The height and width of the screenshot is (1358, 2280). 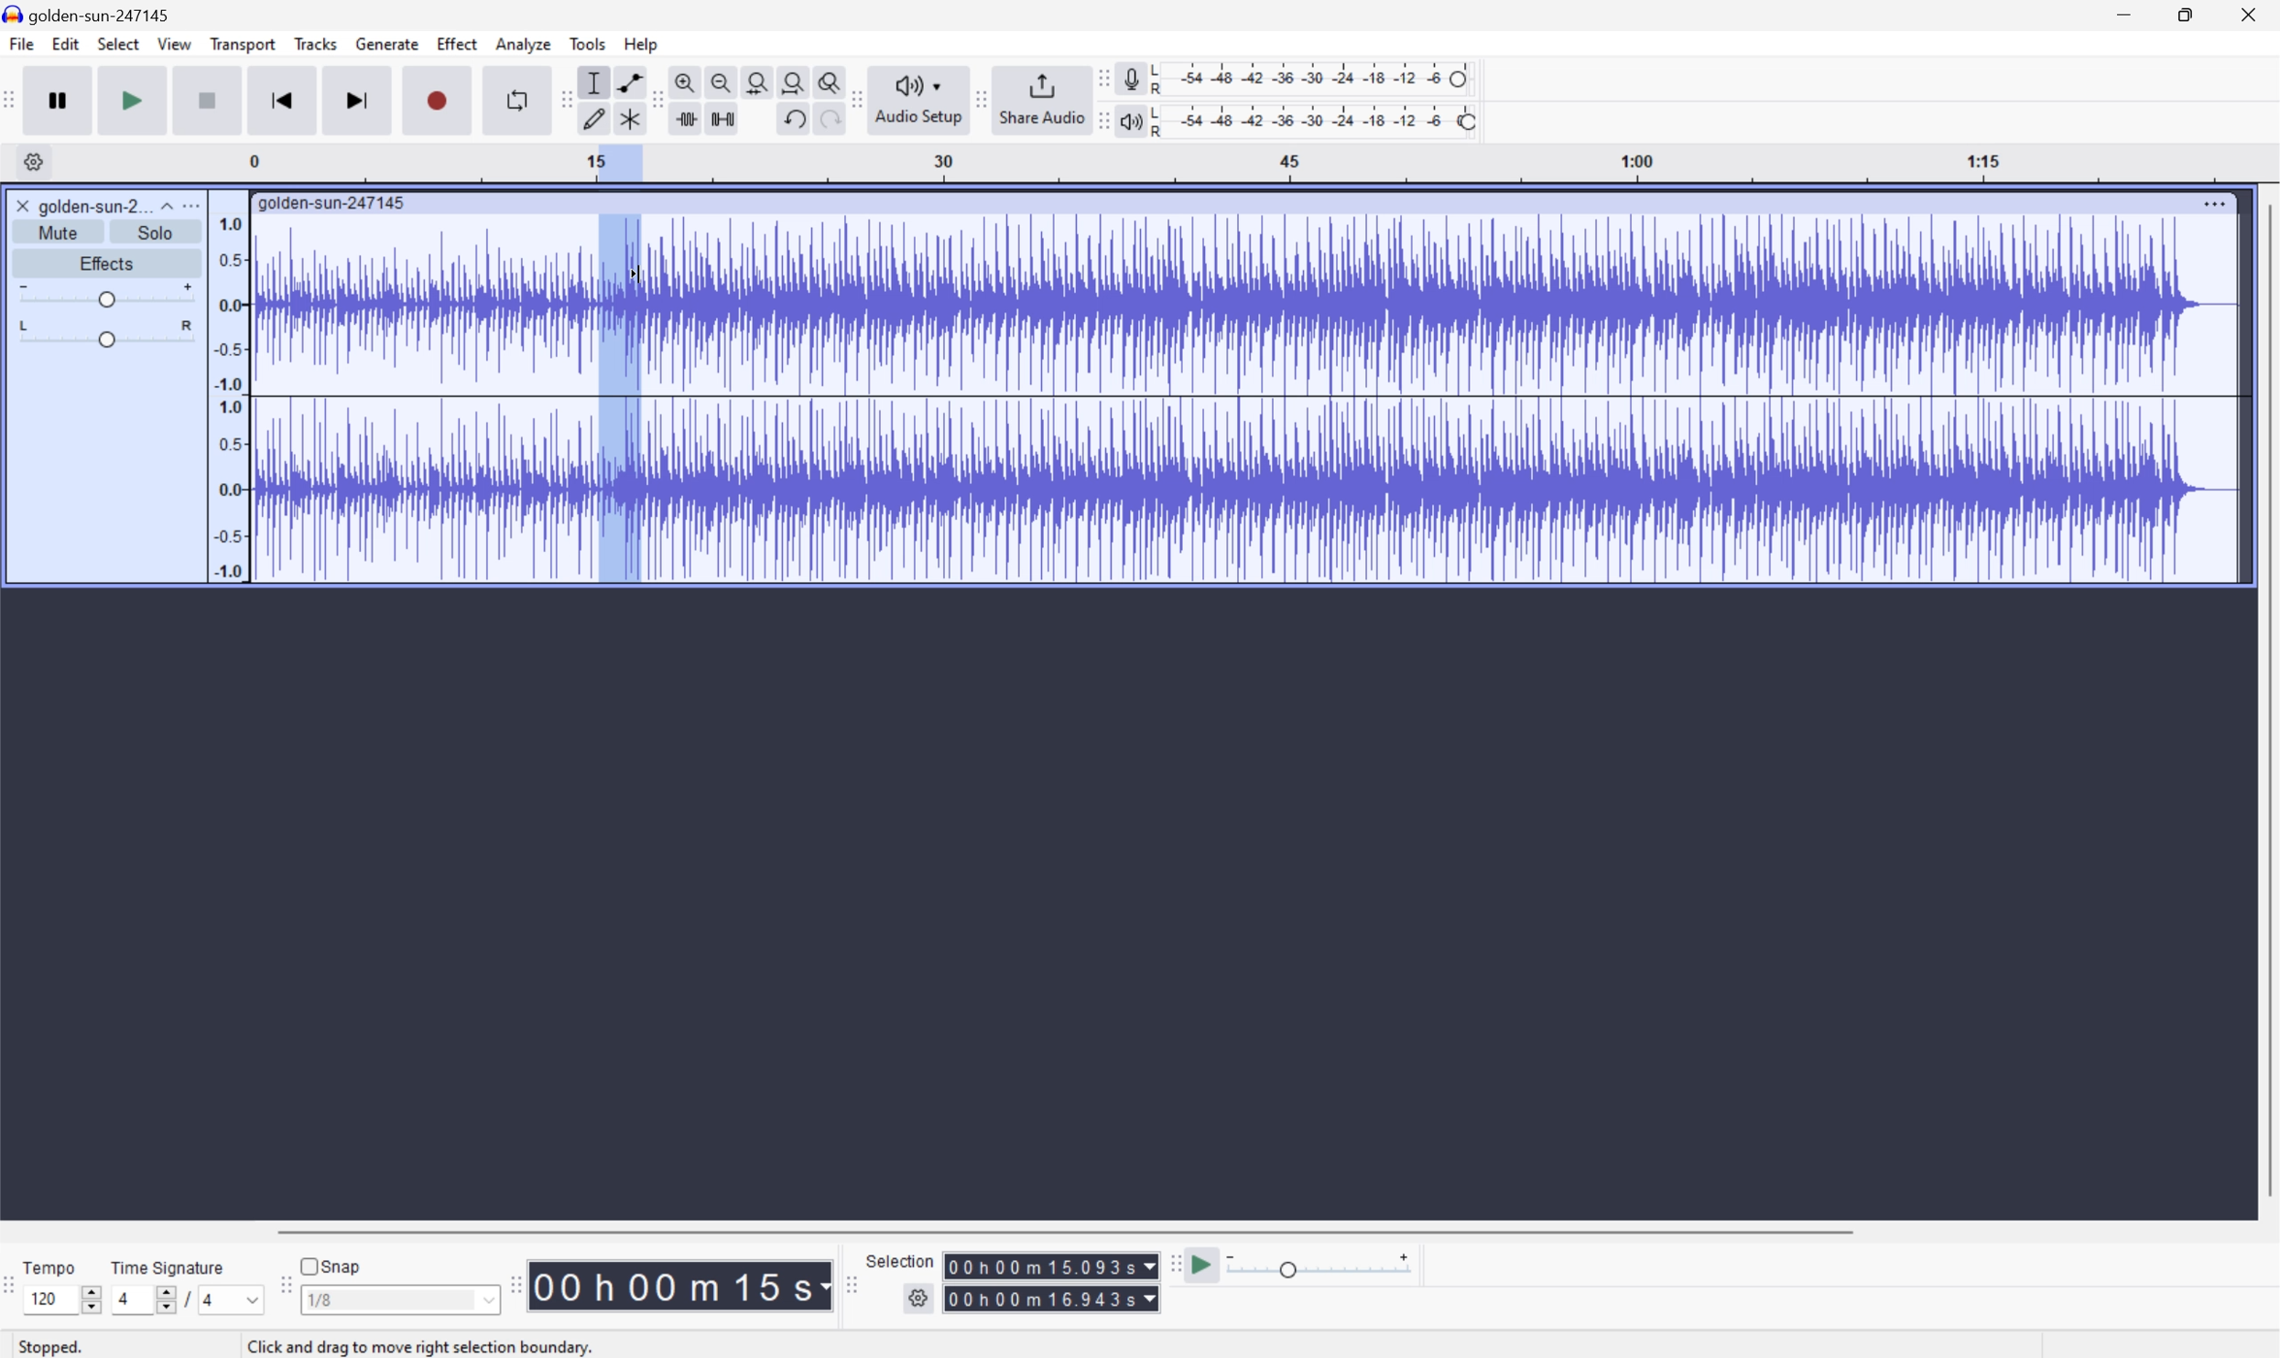 I want to click on Time, so click(x=680, y=1284).